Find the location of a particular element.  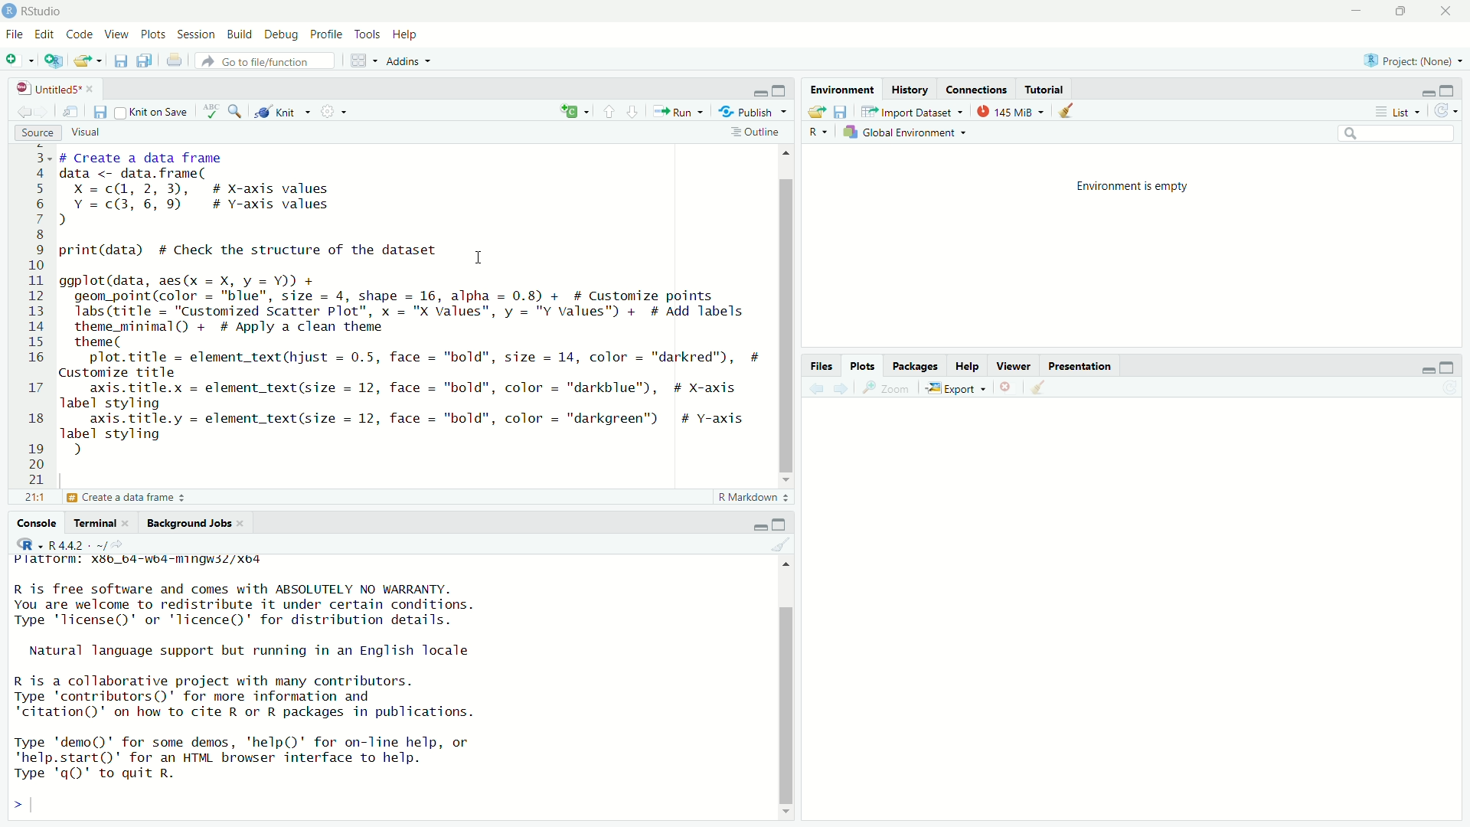

Zoom is located at coordinates (885, 389).